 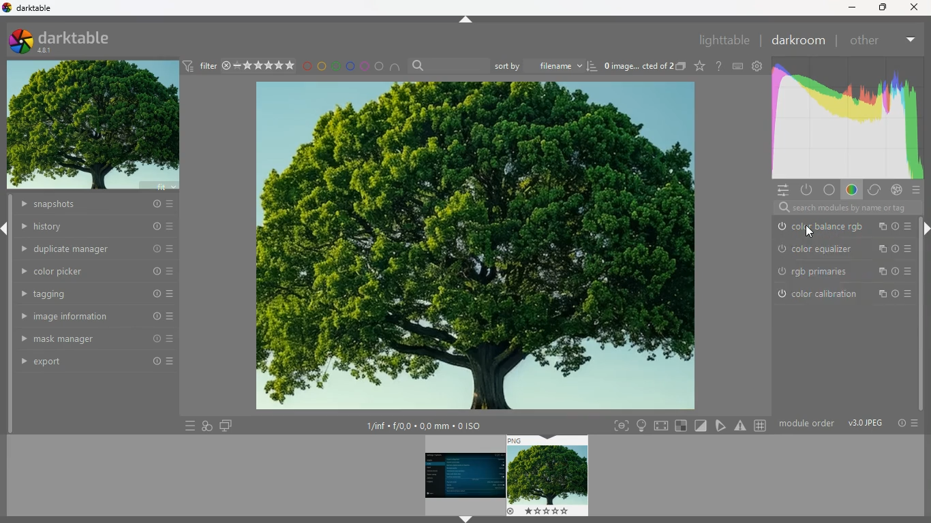 I want to click on lighttable, so click(x=722, y=39).